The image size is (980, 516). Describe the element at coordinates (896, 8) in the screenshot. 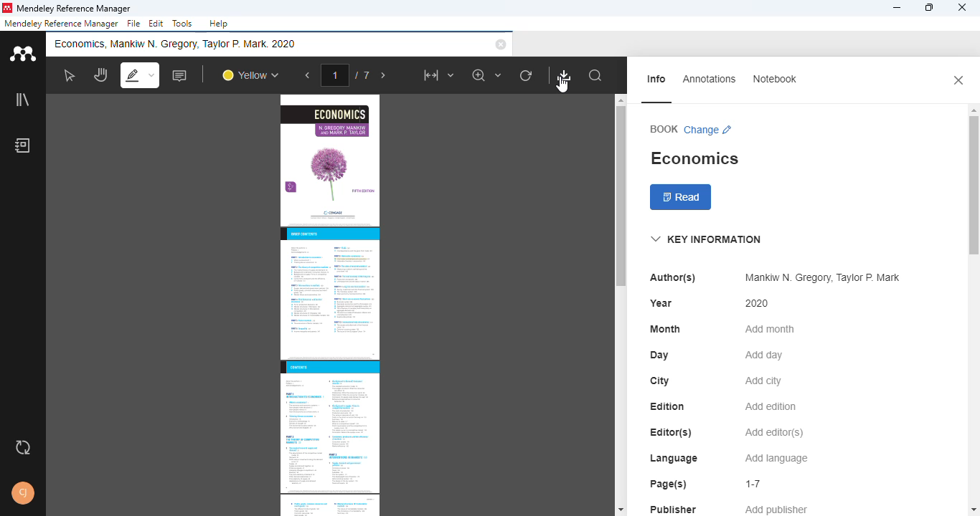

I see `minimize` at that location.